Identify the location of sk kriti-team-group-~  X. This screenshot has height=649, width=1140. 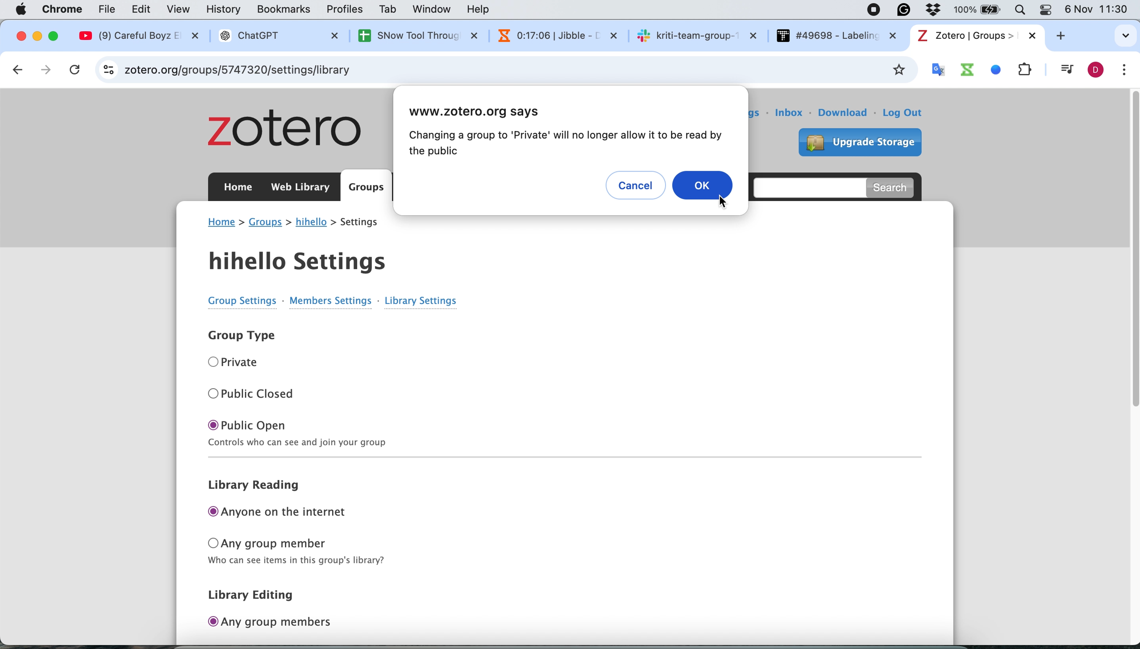
(696, 35).